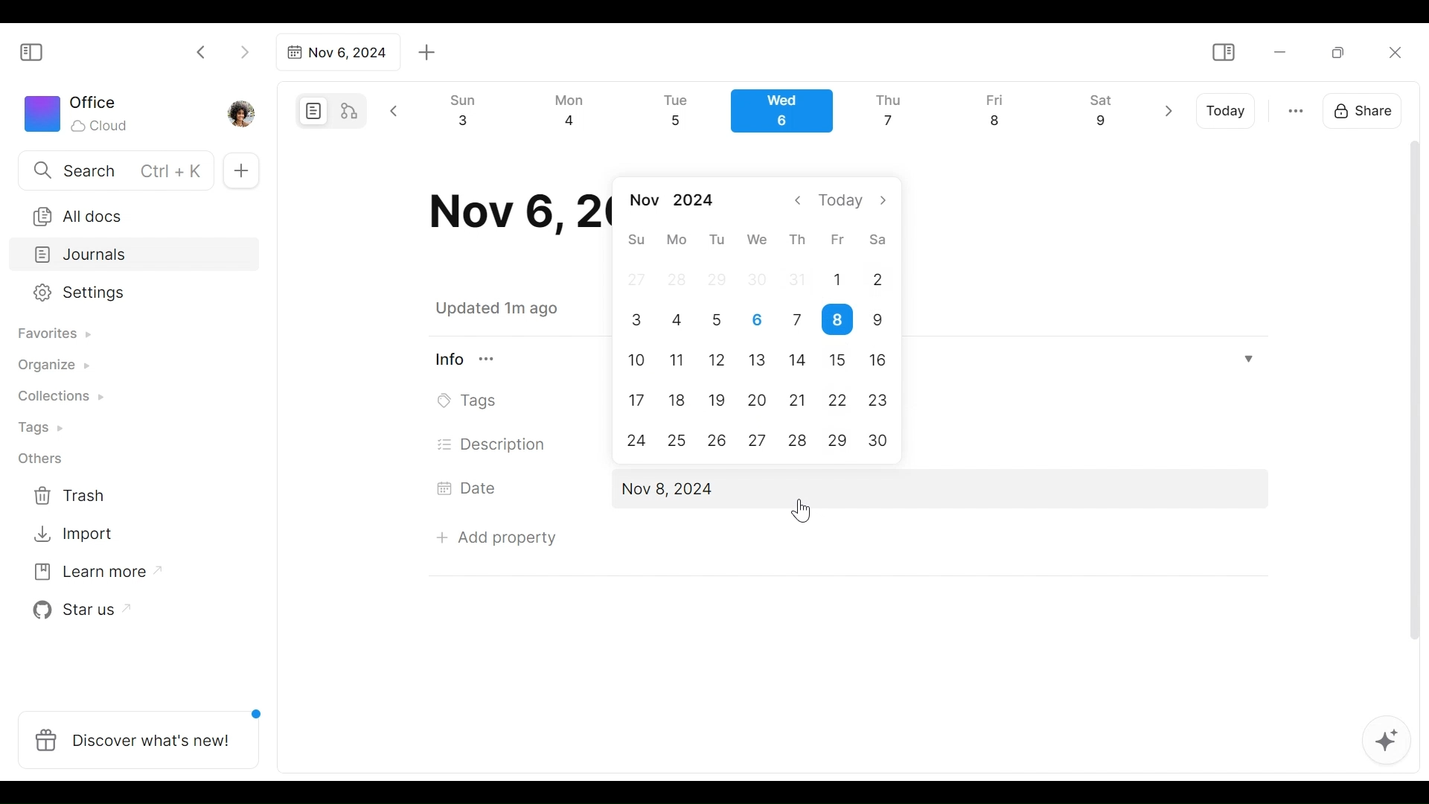 This screenshot has width=1429, height=804. What do you see at coordinates (936, 491) in the screenshot?
I see `Date's Field` at bounding box center [936, 491].